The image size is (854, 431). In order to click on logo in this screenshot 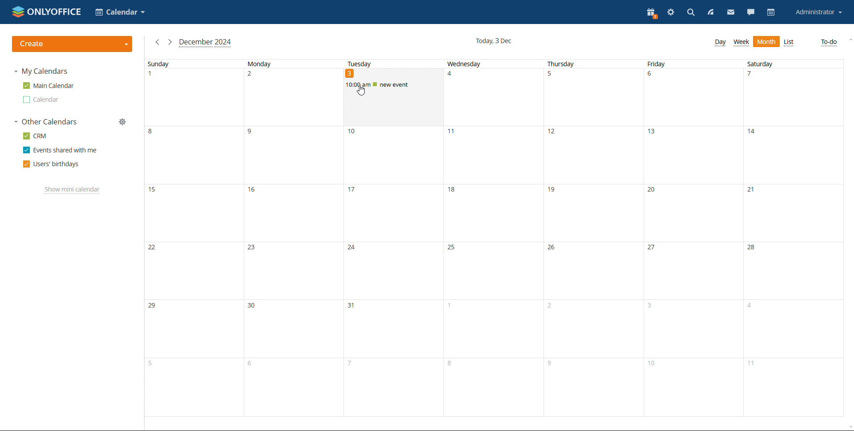, I will do `click(47, 11)`.